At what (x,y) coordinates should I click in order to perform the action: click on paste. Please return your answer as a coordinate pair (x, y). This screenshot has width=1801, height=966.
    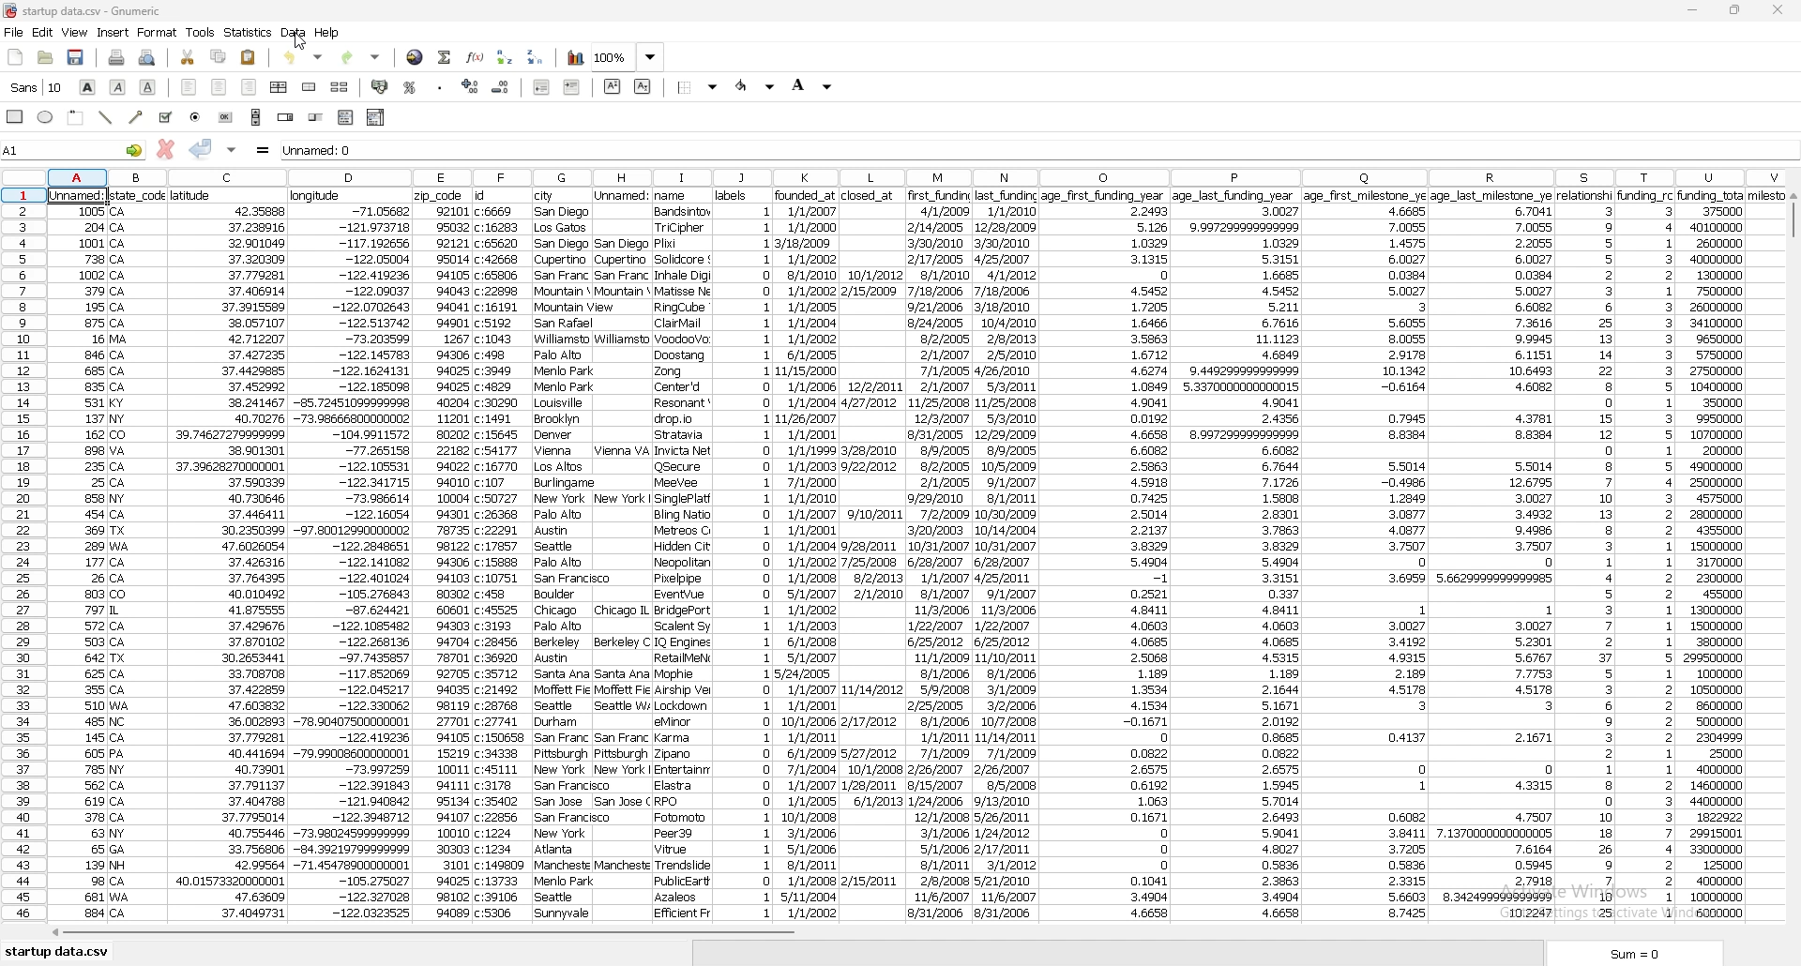
    Looking at the image, I should click on (249, 56).